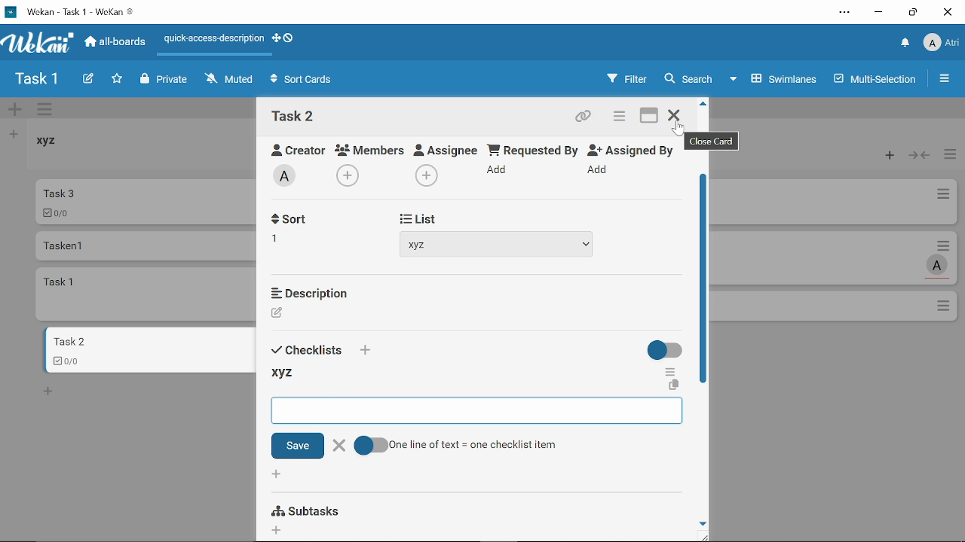 The image size is (965, 542). What do you see at coordinates (15, 111) in the screenshot?
I see `Add swimlane` at bounding box center [15, 111].